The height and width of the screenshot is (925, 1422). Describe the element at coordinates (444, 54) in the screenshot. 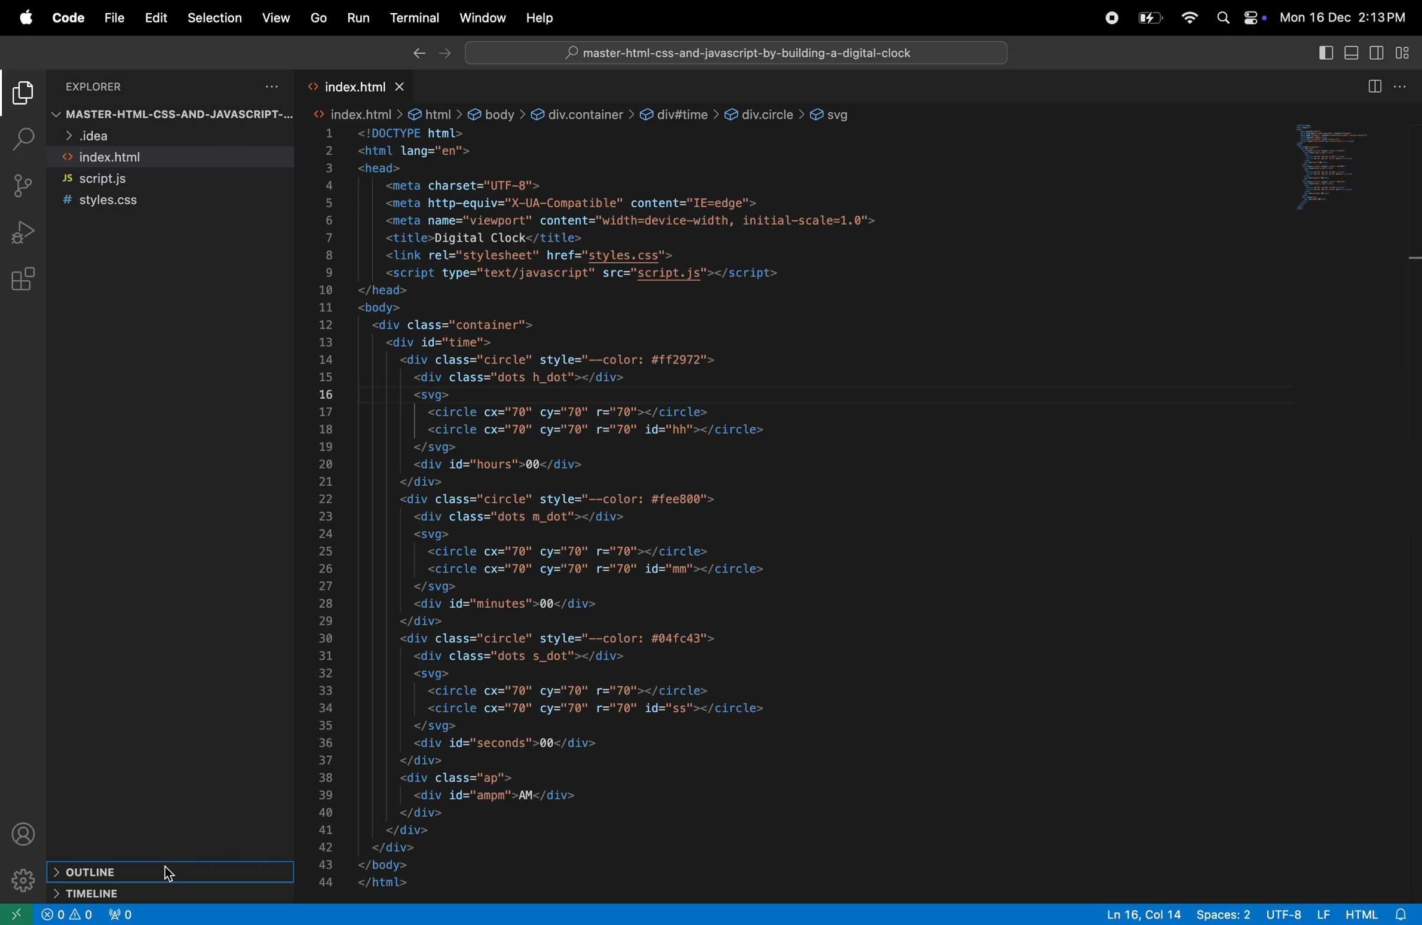

I see `forward` at that location.